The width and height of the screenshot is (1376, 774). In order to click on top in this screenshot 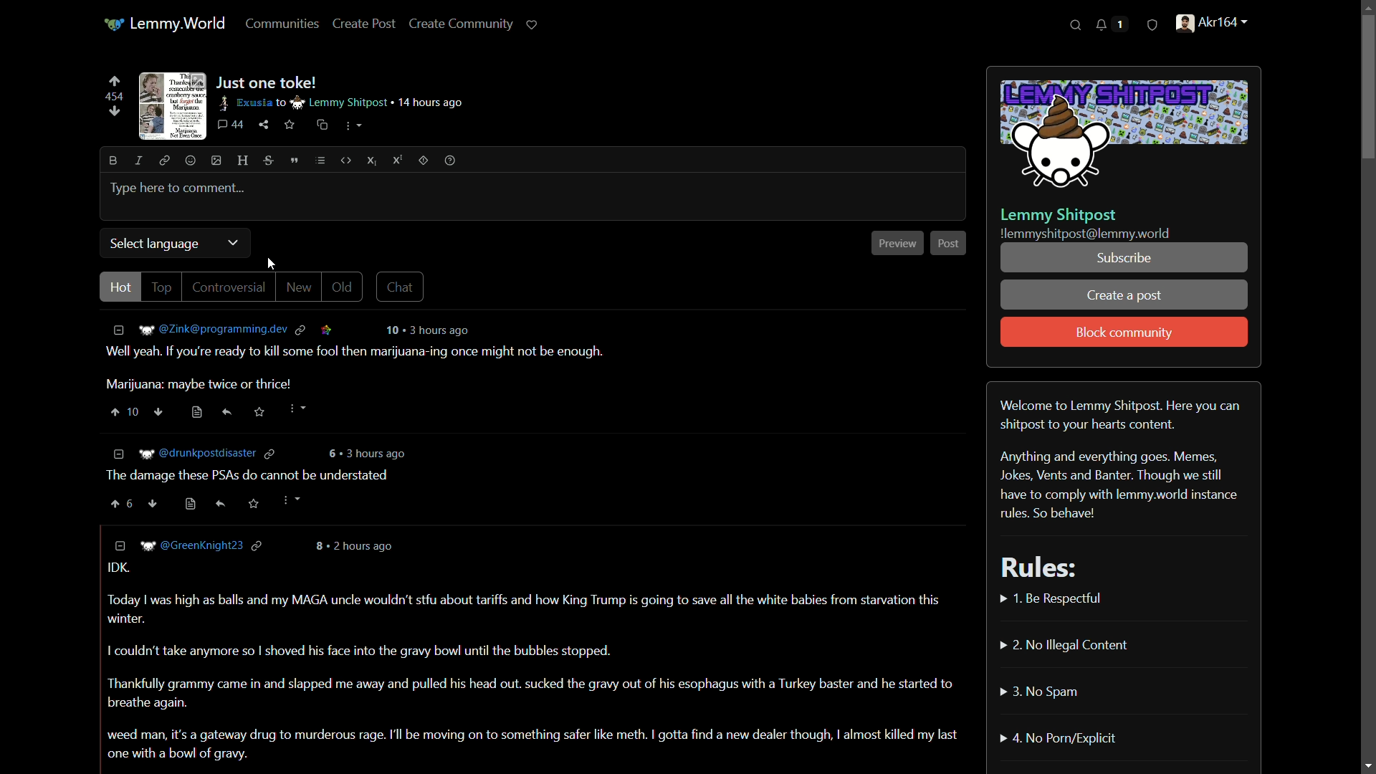, I will do `click(161, 288)`.